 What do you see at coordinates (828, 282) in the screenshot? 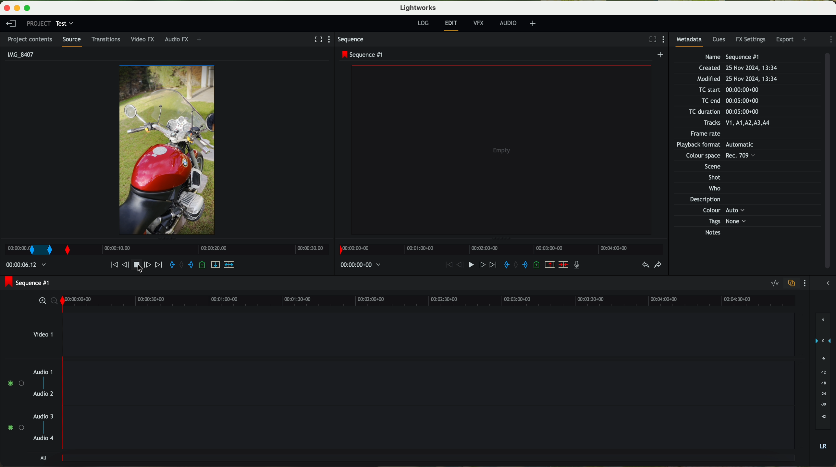
I see `show/hide the full audio mix menu` at bounding box center [828, 282].